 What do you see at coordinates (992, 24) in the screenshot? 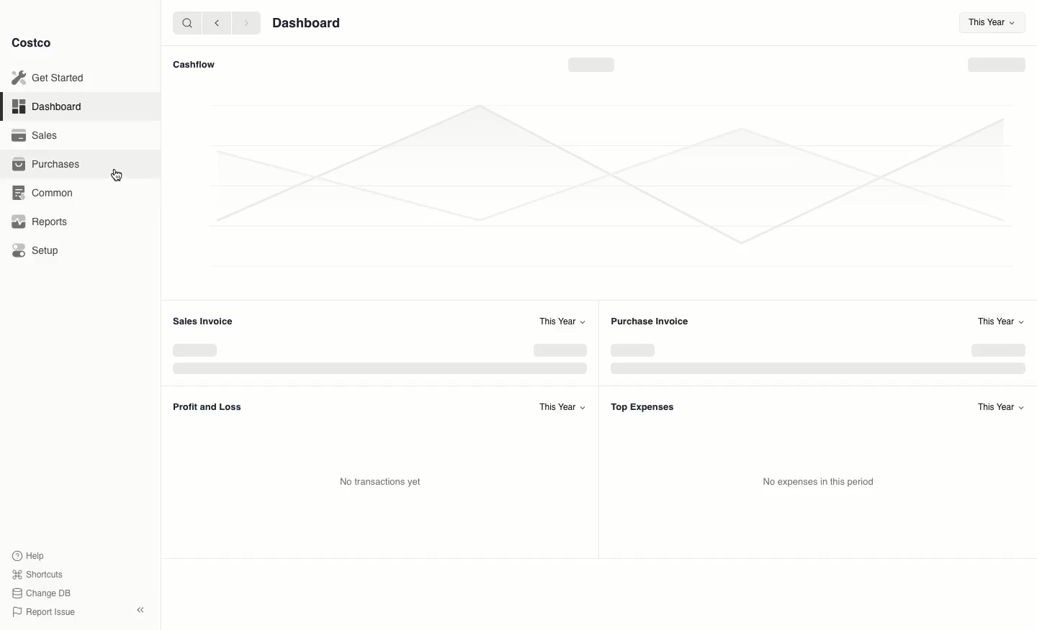
I see `This Year` at bounding box center [992, 24].